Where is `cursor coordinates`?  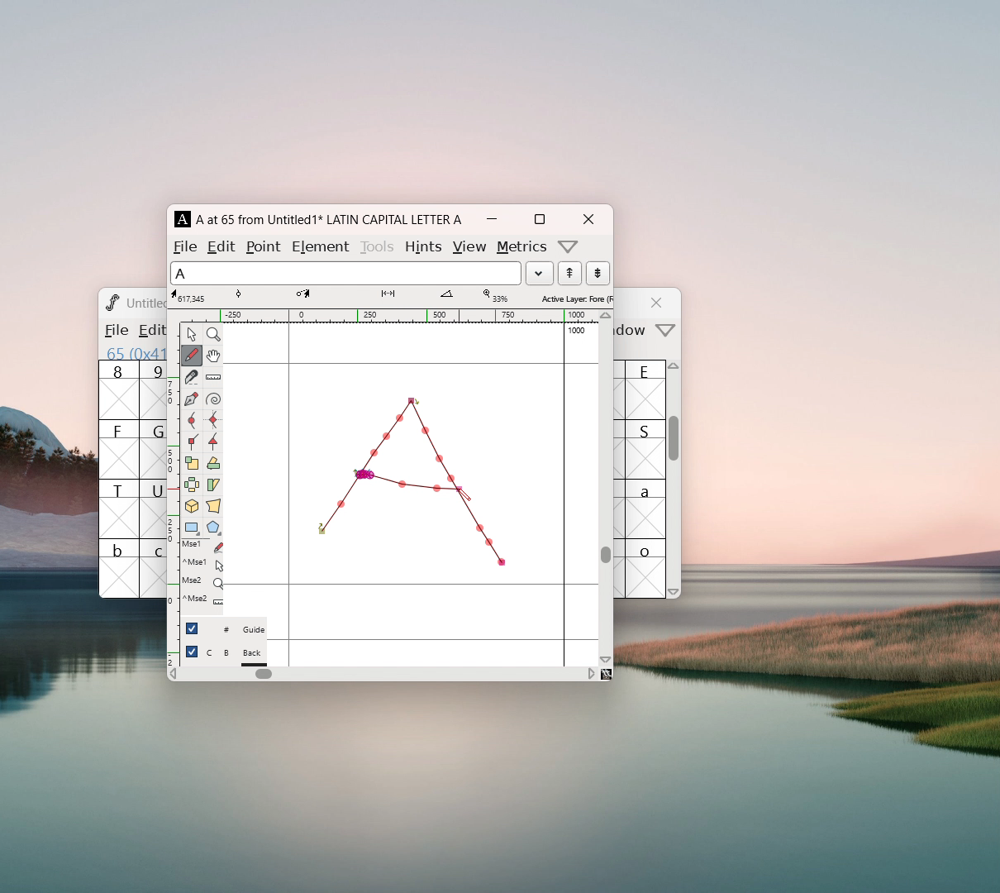
cursor coordinates is located at coordinates (191, 296).